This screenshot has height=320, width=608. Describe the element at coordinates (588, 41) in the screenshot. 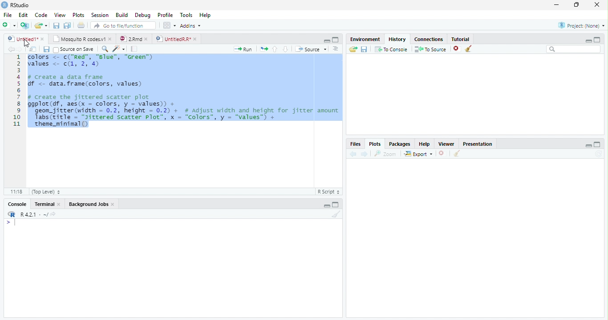

I see `Minimize` at that location.